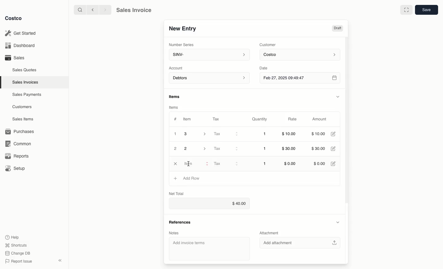  Describe the element at coordinates (26, 82) in the screenshot. I see `Sales Invoices` at that location.